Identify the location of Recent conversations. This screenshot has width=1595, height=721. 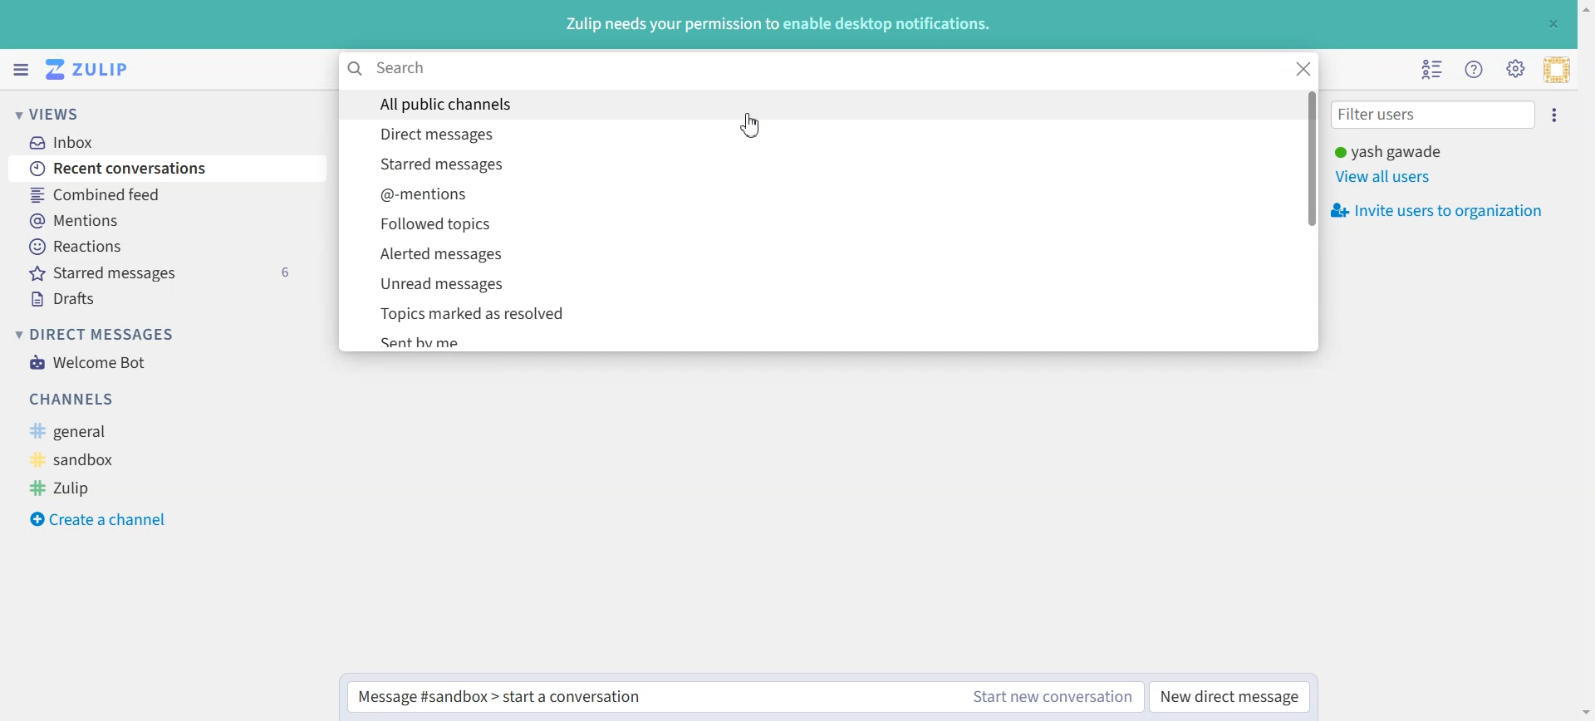
(165, 169).